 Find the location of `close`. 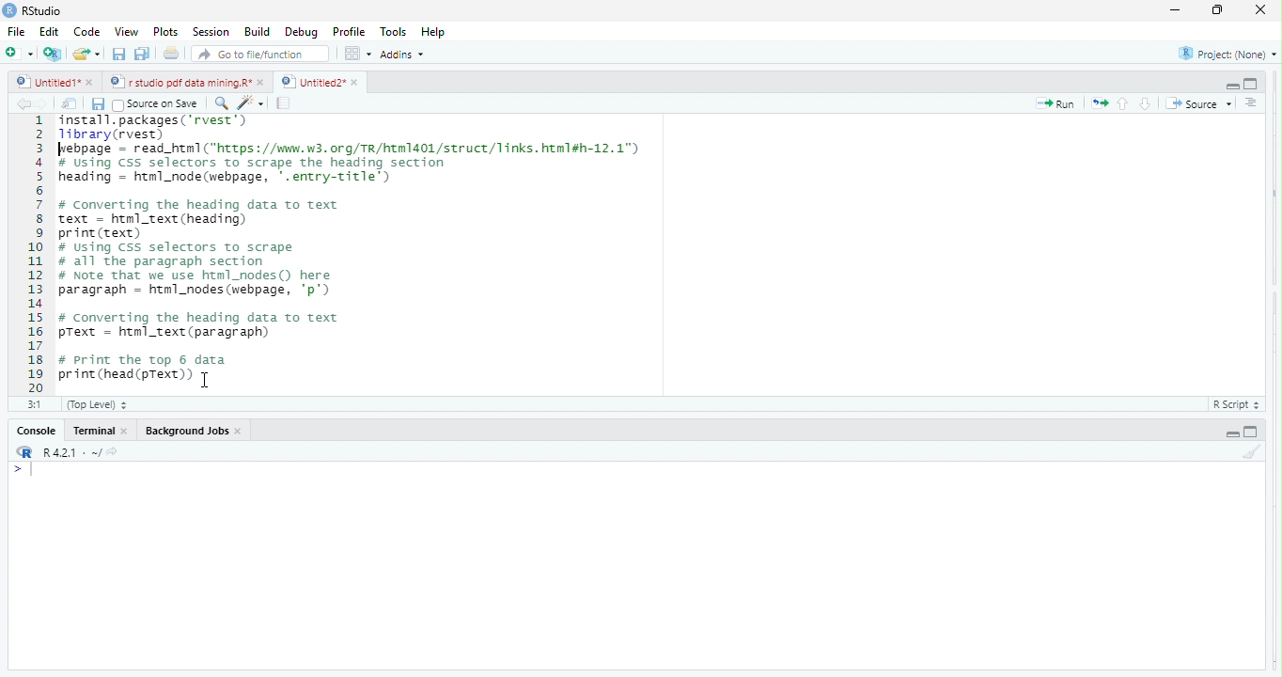

close is located at coordinates (92, 84).